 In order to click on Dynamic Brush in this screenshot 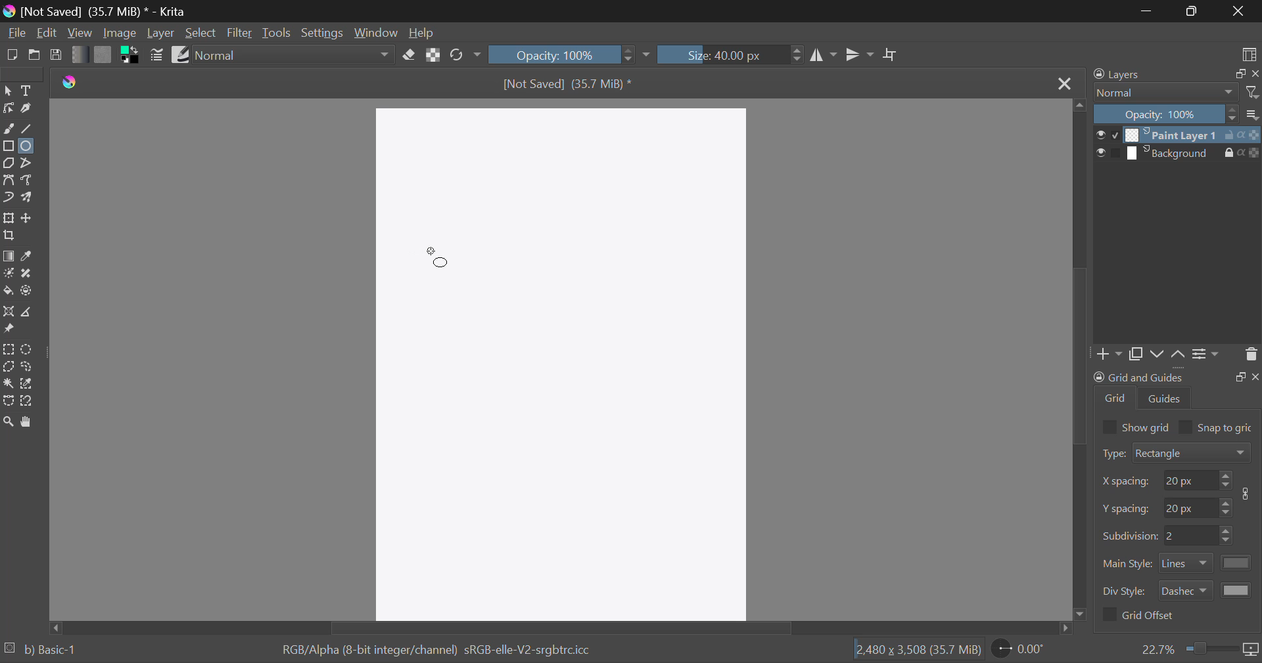, I will do `click(9, 198)`.